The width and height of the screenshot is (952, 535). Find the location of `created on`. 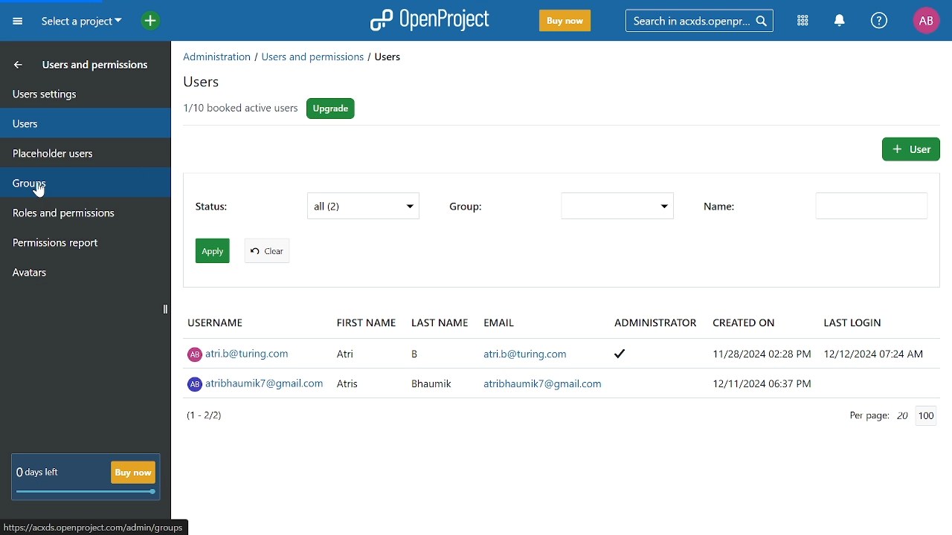

created on is located at coordinates (744, 322).